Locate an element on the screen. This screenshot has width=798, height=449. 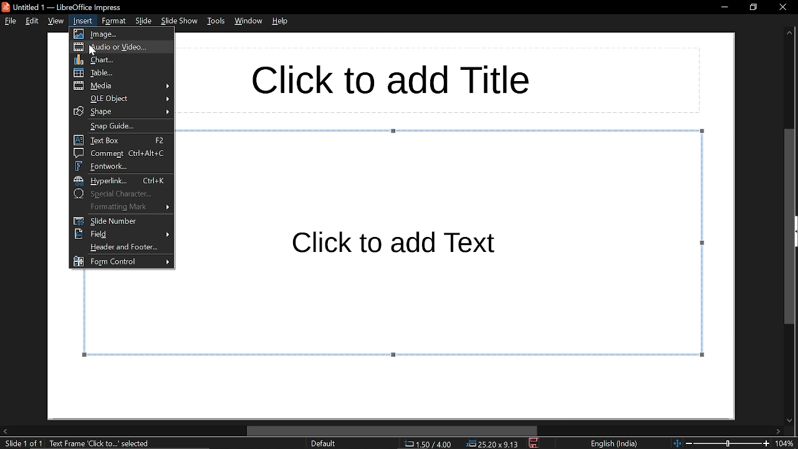
Image is located at coordinates (123, 33).